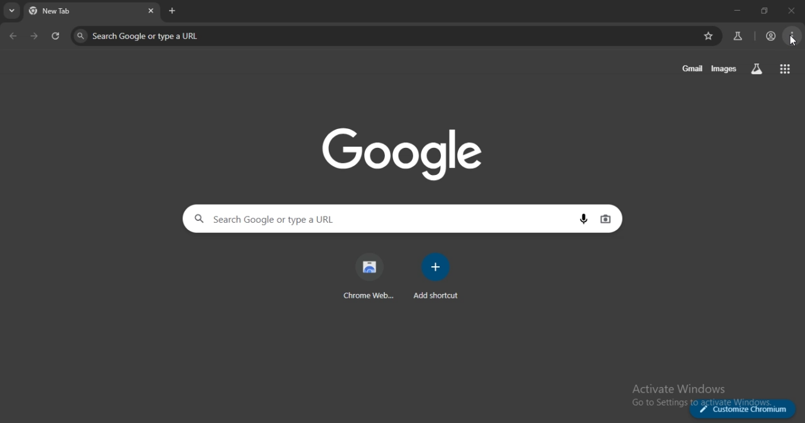 The image size is (805, 423). Describe the element at coordinates (794, 38) in the screenshot. I see `menu` at that location.